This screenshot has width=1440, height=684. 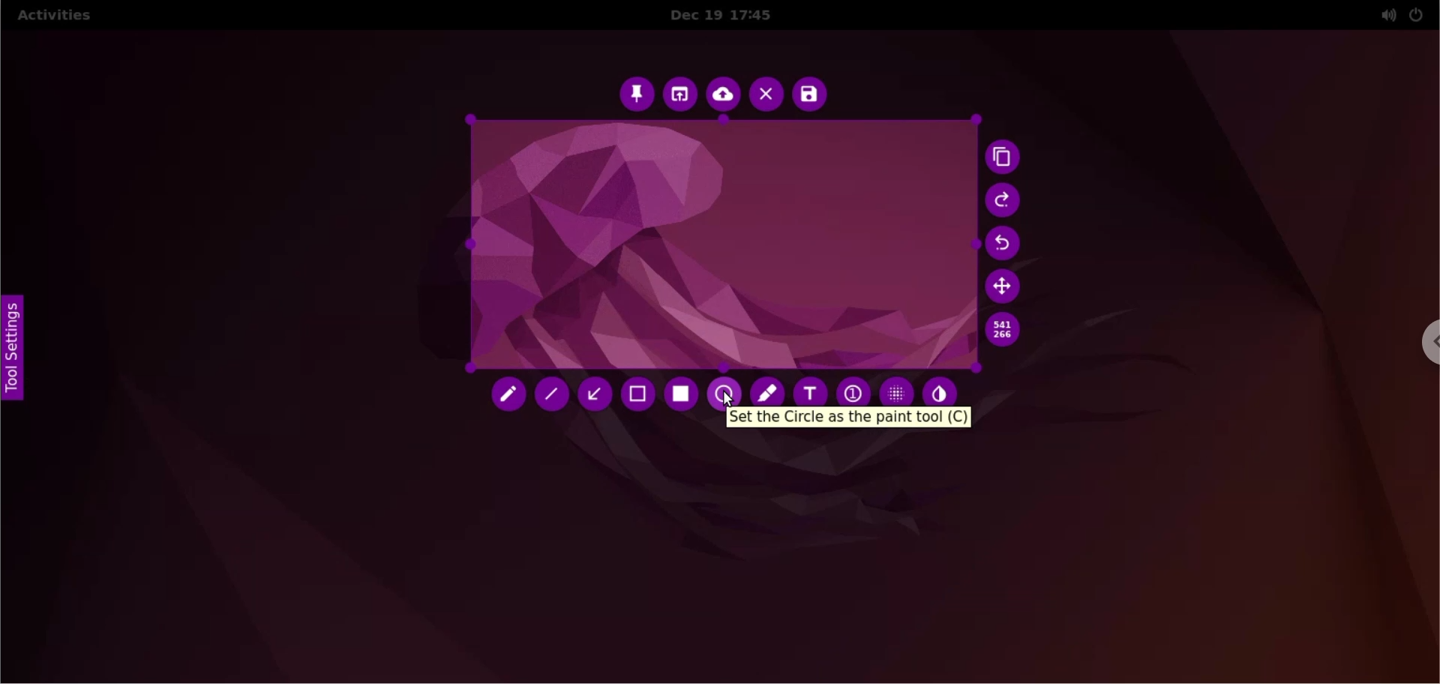 I want to click on choose app to open screenshot, so click(x=682, y=94).